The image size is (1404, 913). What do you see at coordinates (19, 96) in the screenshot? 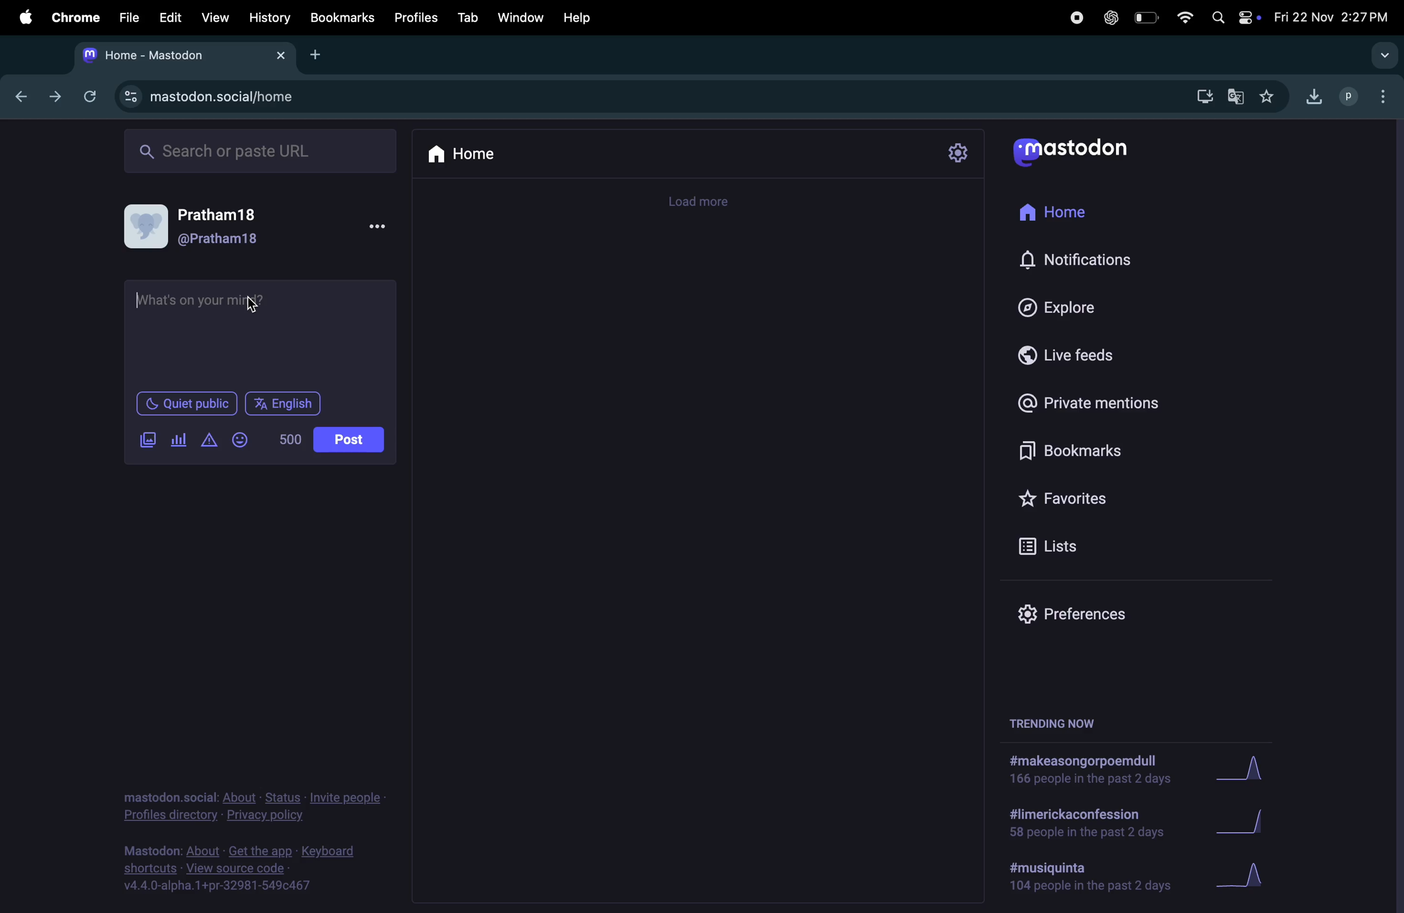
I see `back` at bounding box center [19, 96].